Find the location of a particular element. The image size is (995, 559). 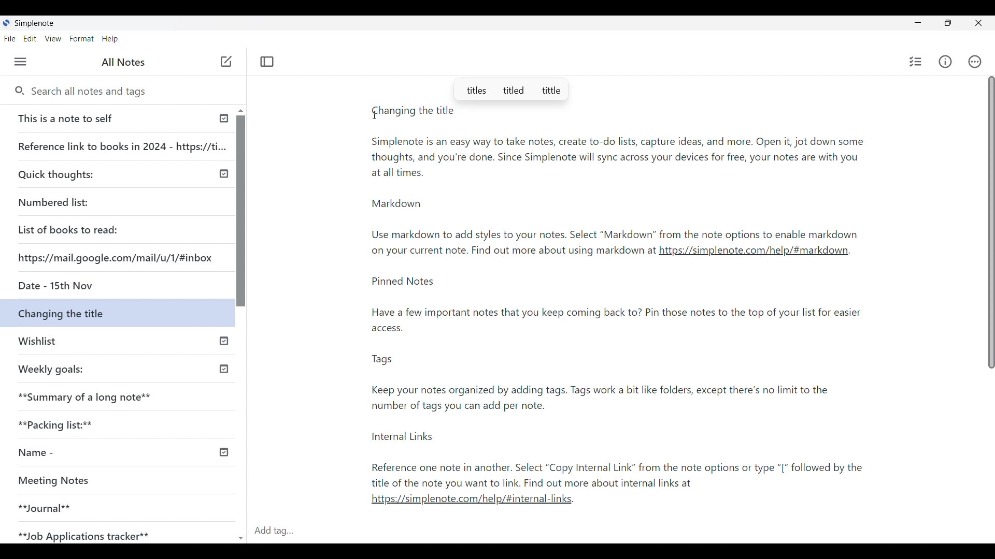

text is located at coordinates (627, 384).